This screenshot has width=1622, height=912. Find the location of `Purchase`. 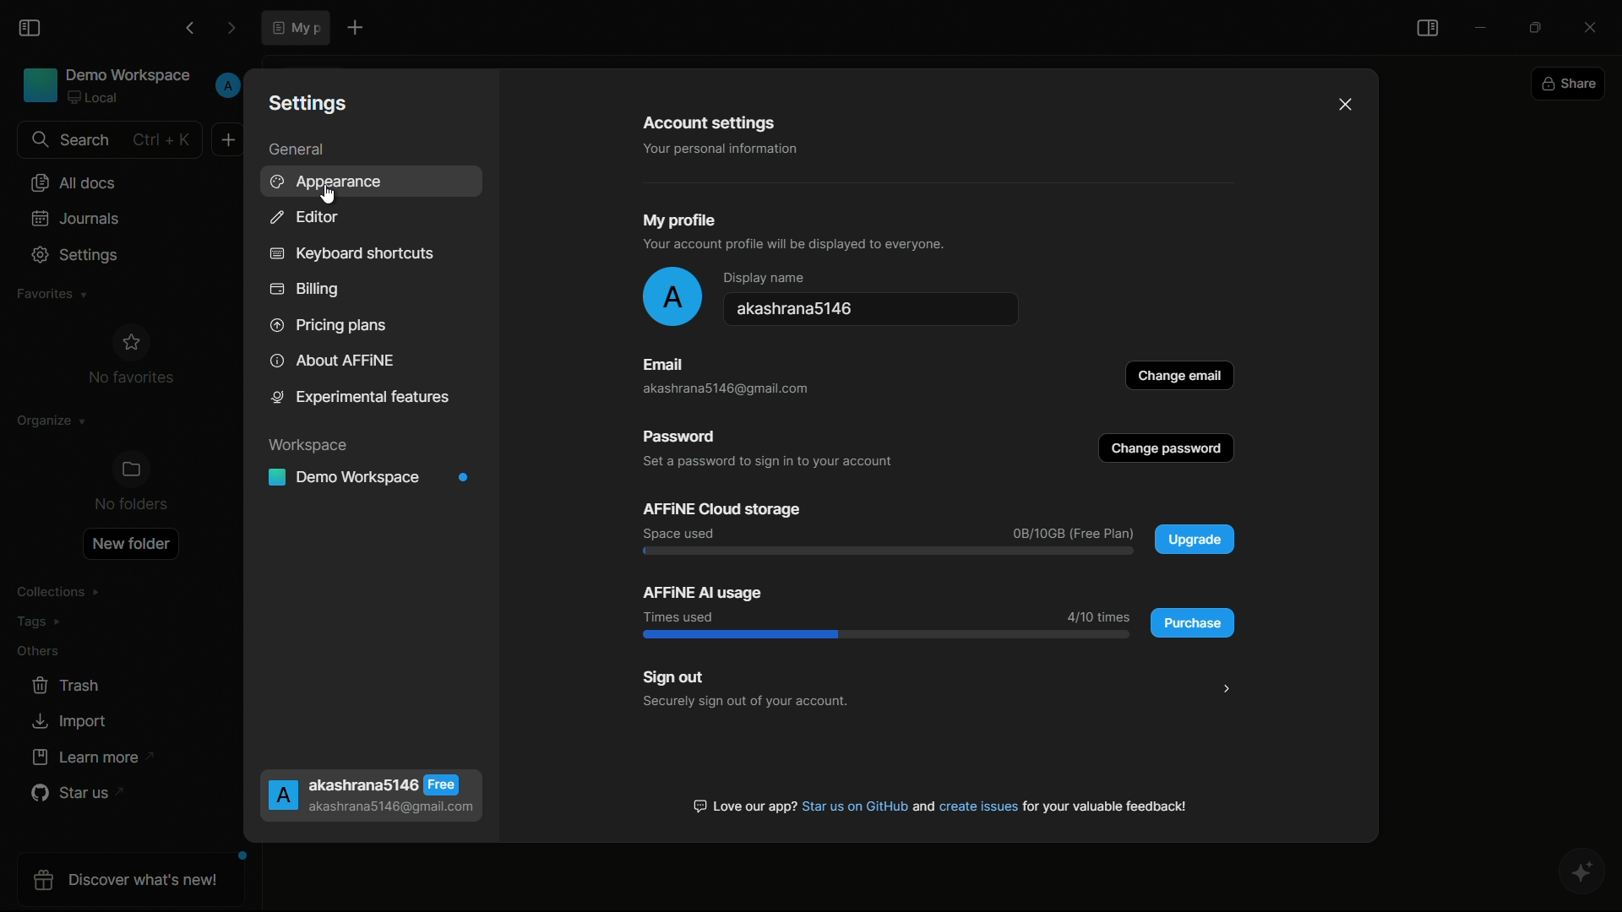

Purchase is located at coordinates (1196, 622).